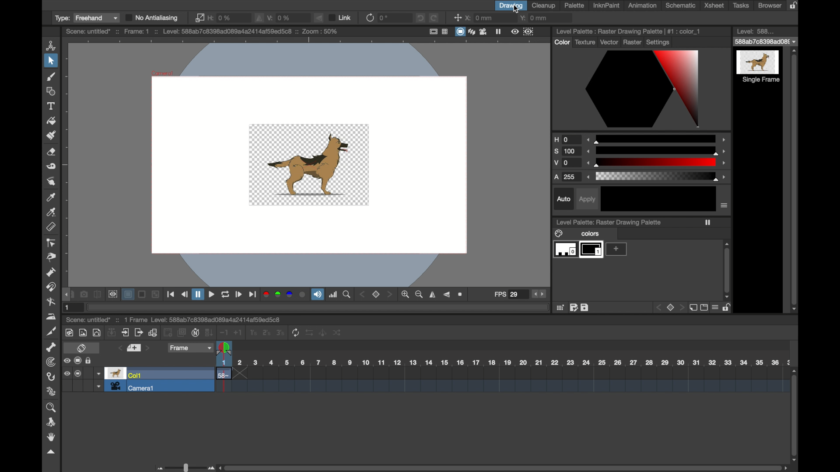 This screenshot has width=840, height=472. Describe the element at coordinates (52, 227) in the screenshot. I see `ruler tool` at that location.